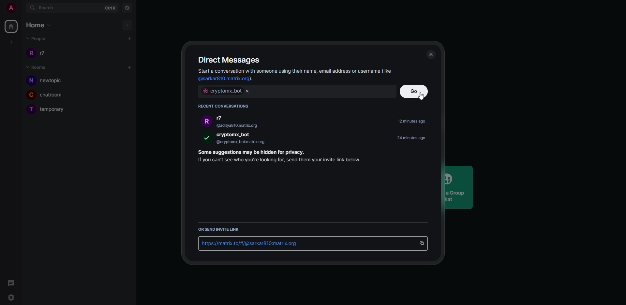  What do you see at coordinates (415, 91) in the screenshot?
I see `go` at bounding box center [415, 91].